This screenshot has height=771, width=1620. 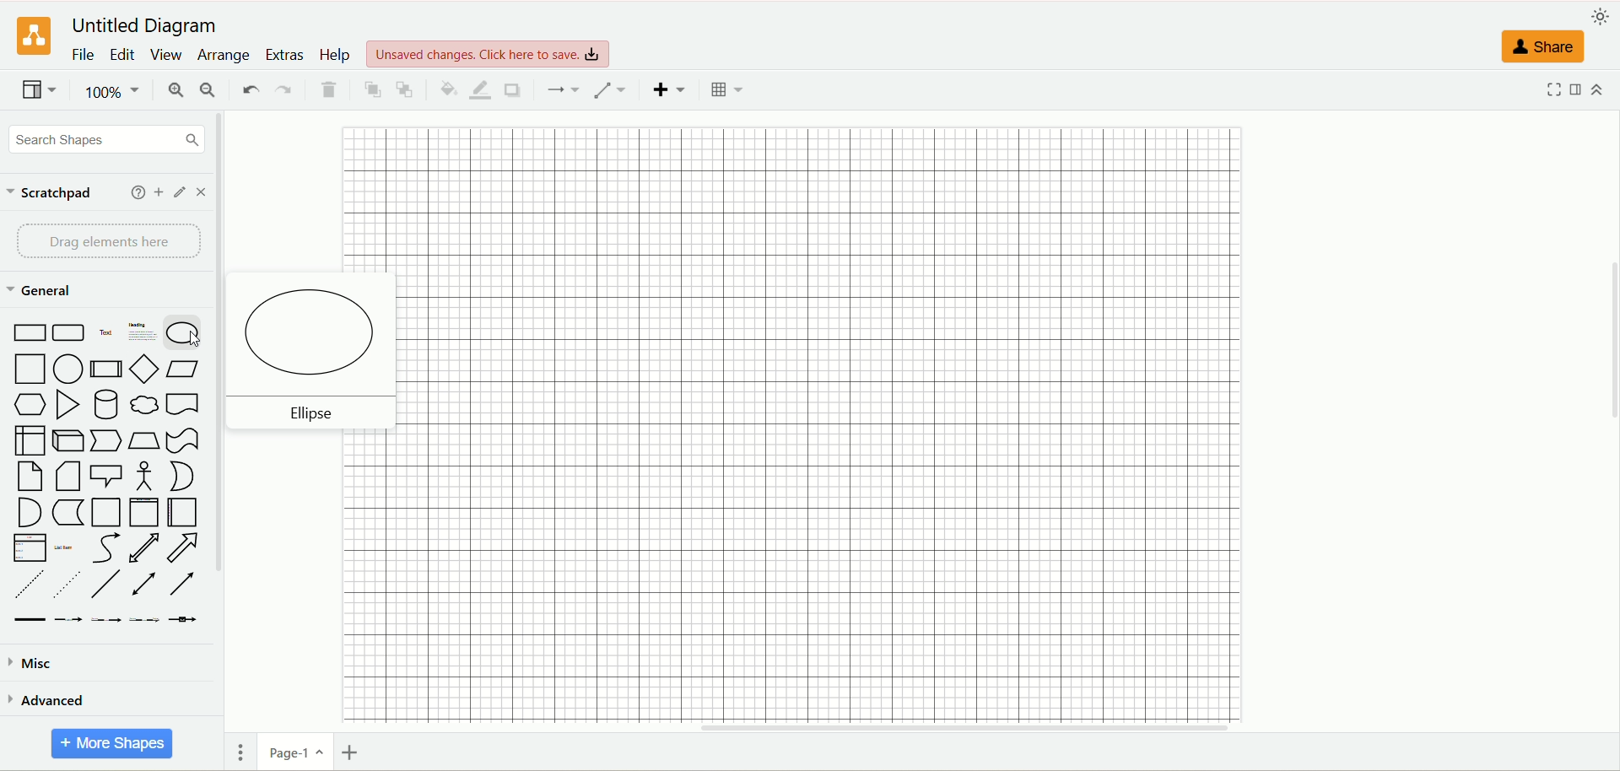 What do you see at coordinates (31, 477) in the screenshot?
I see `note` at bounding box center [31, 477].